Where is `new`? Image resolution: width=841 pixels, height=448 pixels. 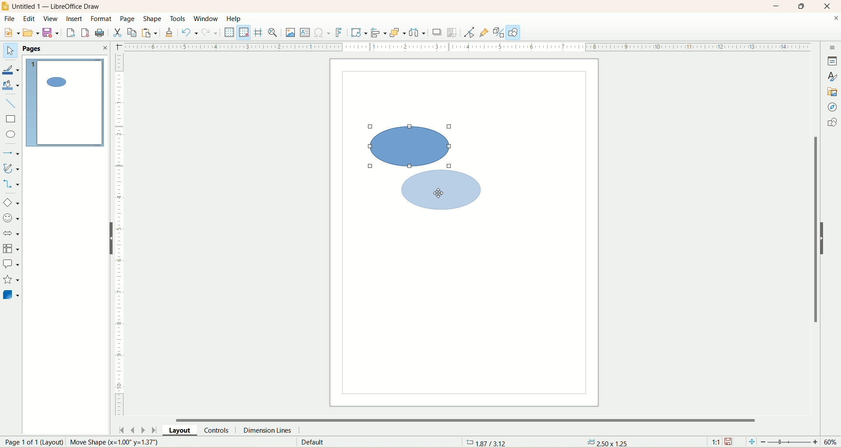 new is located at coordinates (13, 33).